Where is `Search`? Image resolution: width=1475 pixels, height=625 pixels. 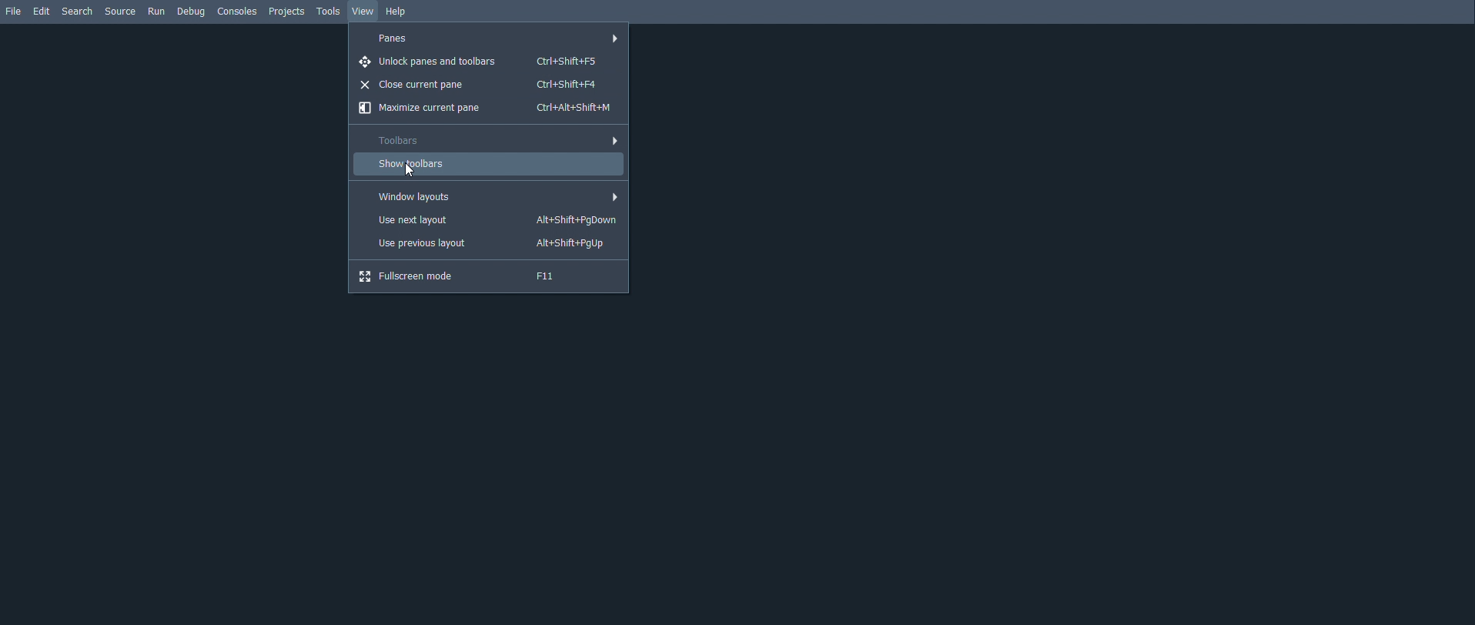 Search is located at coordinates (81, 12).